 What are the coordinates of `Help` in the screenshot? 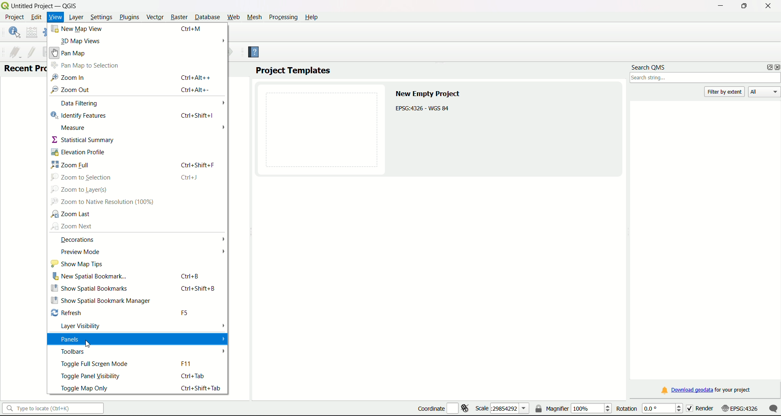 It's located at (257, 53).